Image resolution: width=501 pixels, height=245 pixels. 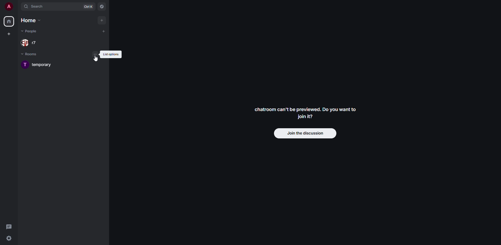 I want to click on ctrl K, so click(x=88, y=7).